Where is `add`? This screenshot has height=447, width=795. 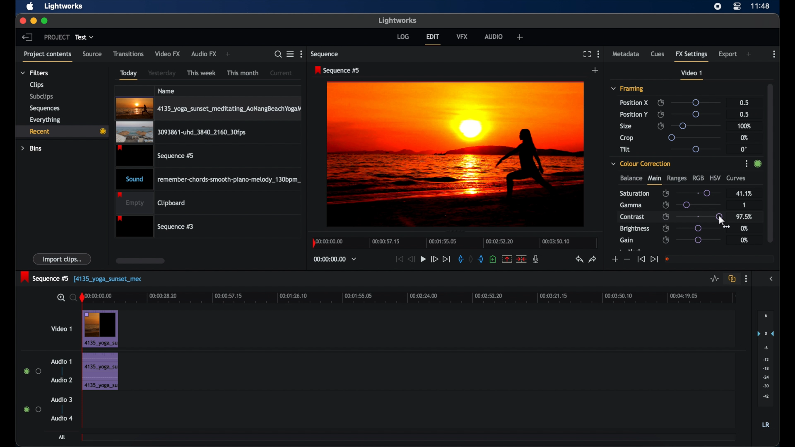 add is located at coordinates (749, 54).